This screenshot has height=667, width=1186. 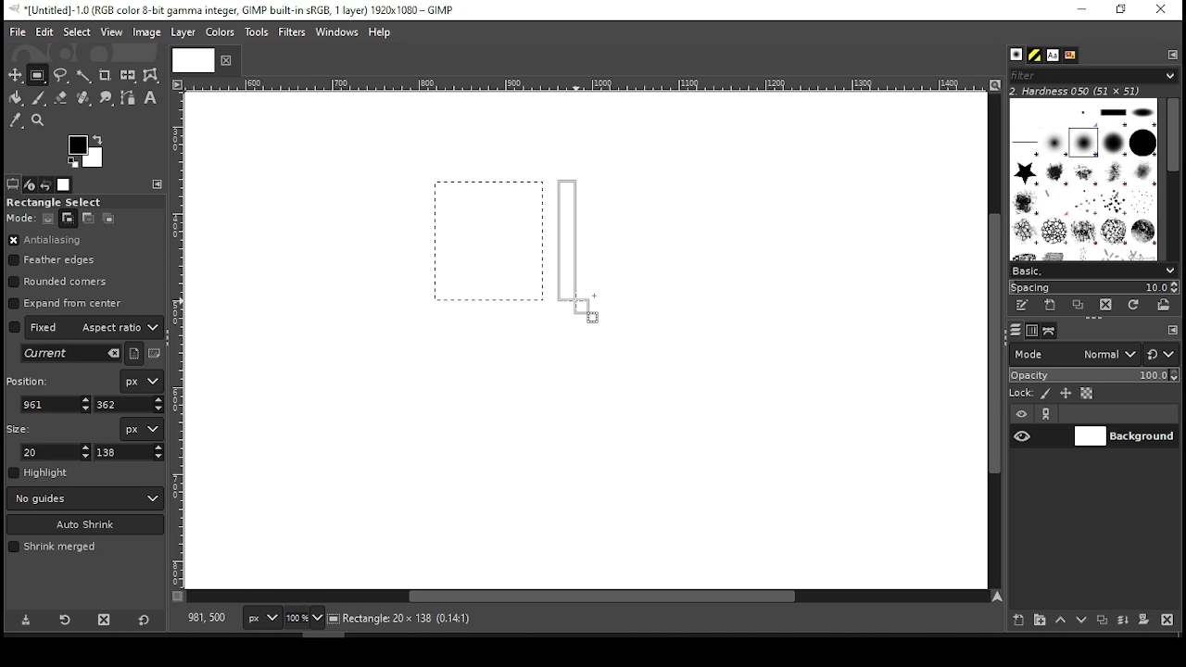 I want to click on antialiasing, so click(x=45, y=241).